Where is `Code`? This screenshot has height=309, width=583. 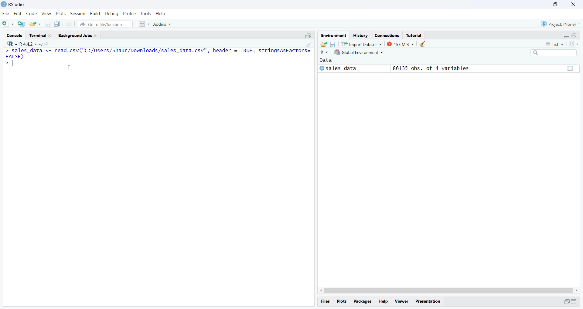
Code is located at coordinates (32, 15).